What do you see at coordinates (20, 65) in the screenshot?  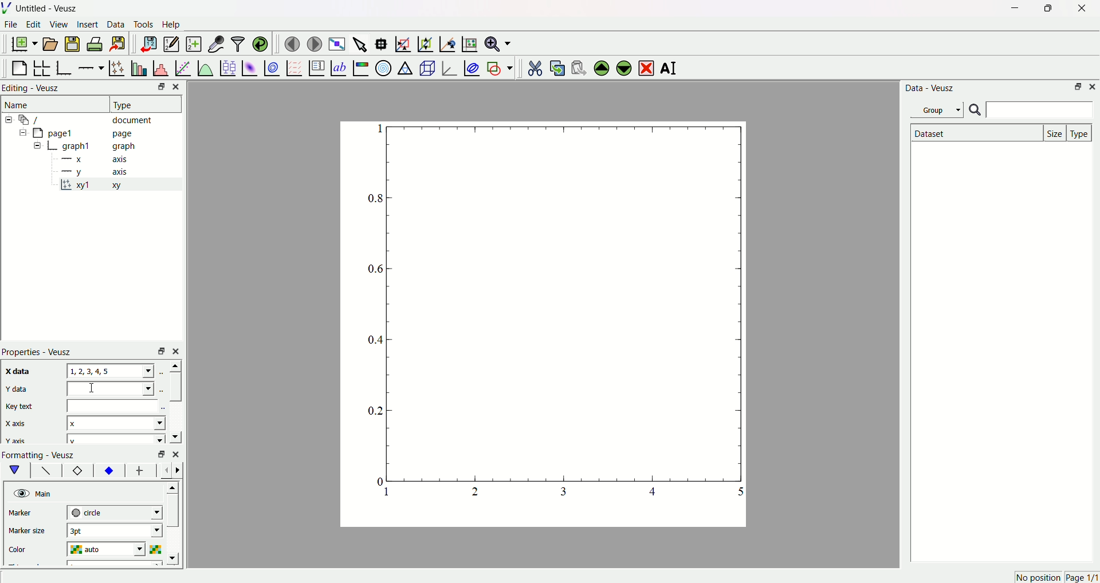 I see `blank page` at bounding box center [20, 65].